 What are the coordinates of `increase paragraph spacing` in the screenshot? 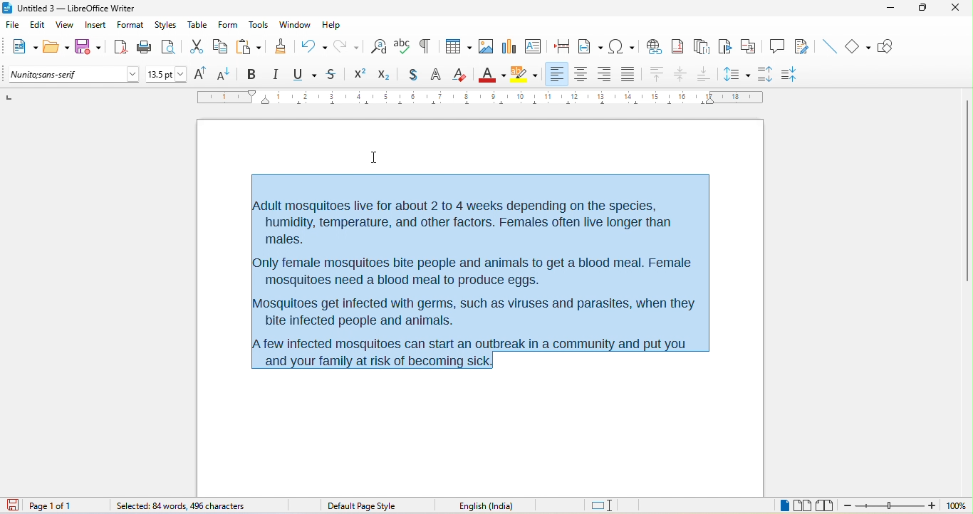 It's located at (764, 73).